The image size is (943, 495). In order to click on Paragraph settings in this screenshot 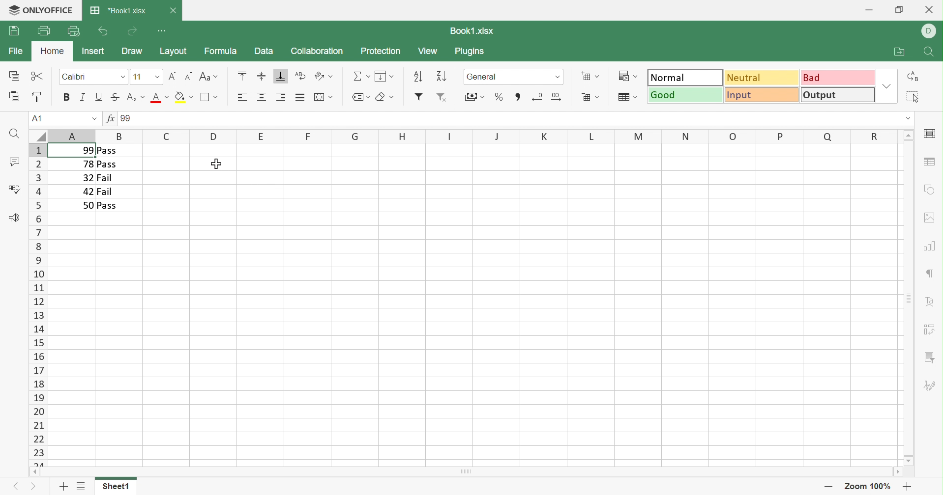, I will do `click(932, 273)`.